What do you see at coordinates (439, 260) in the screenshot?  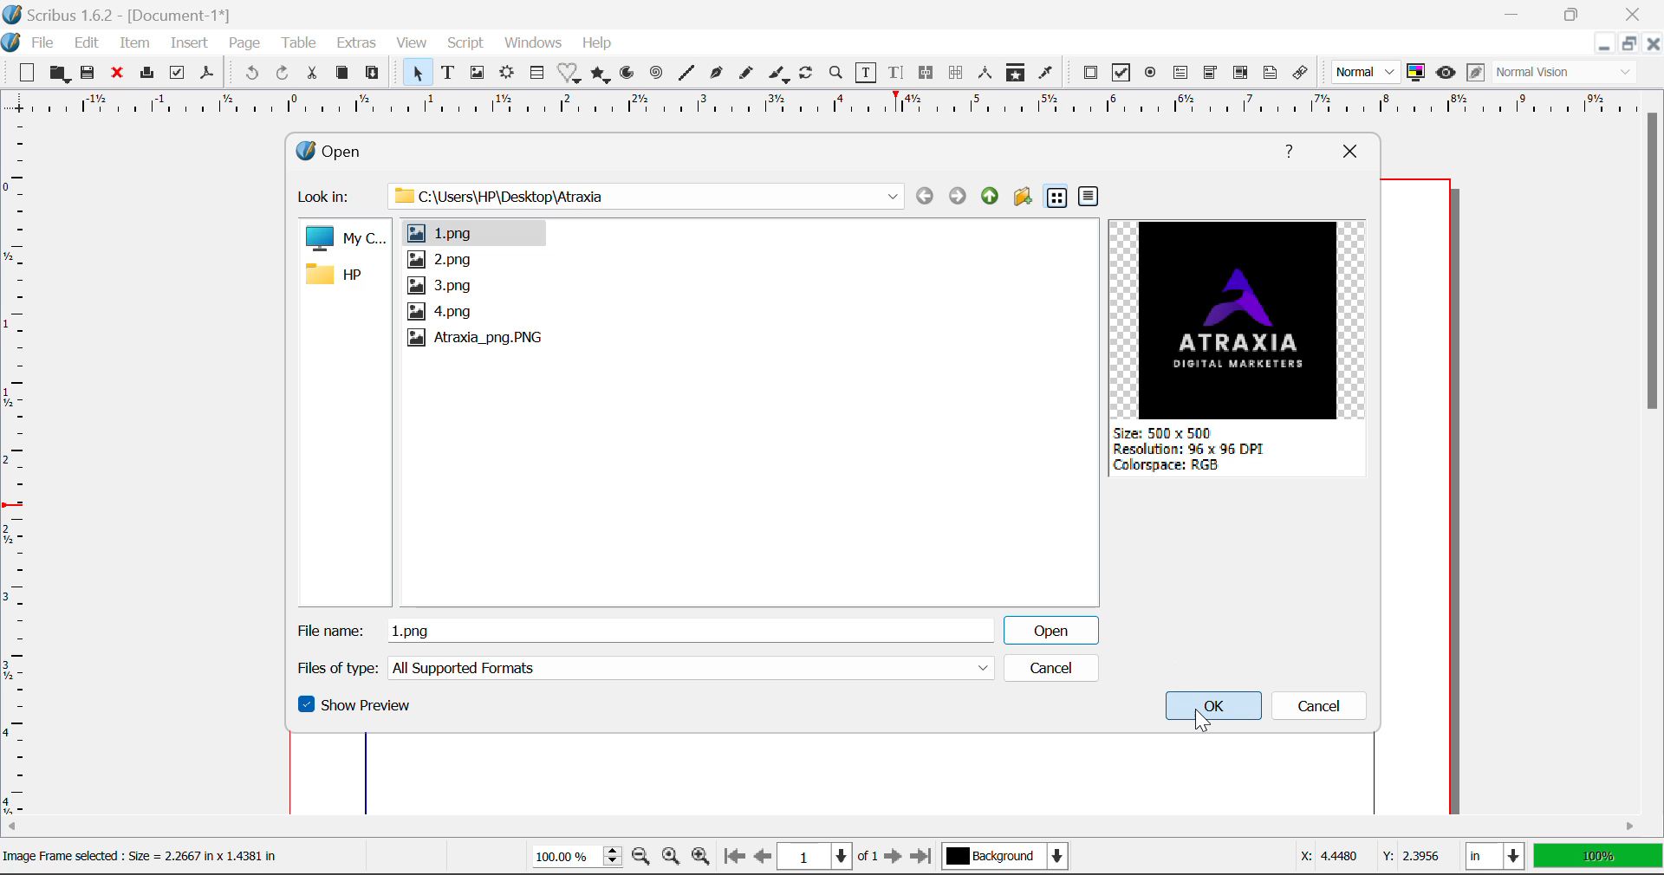 I see `2.png` at bounding box center [439, 260].